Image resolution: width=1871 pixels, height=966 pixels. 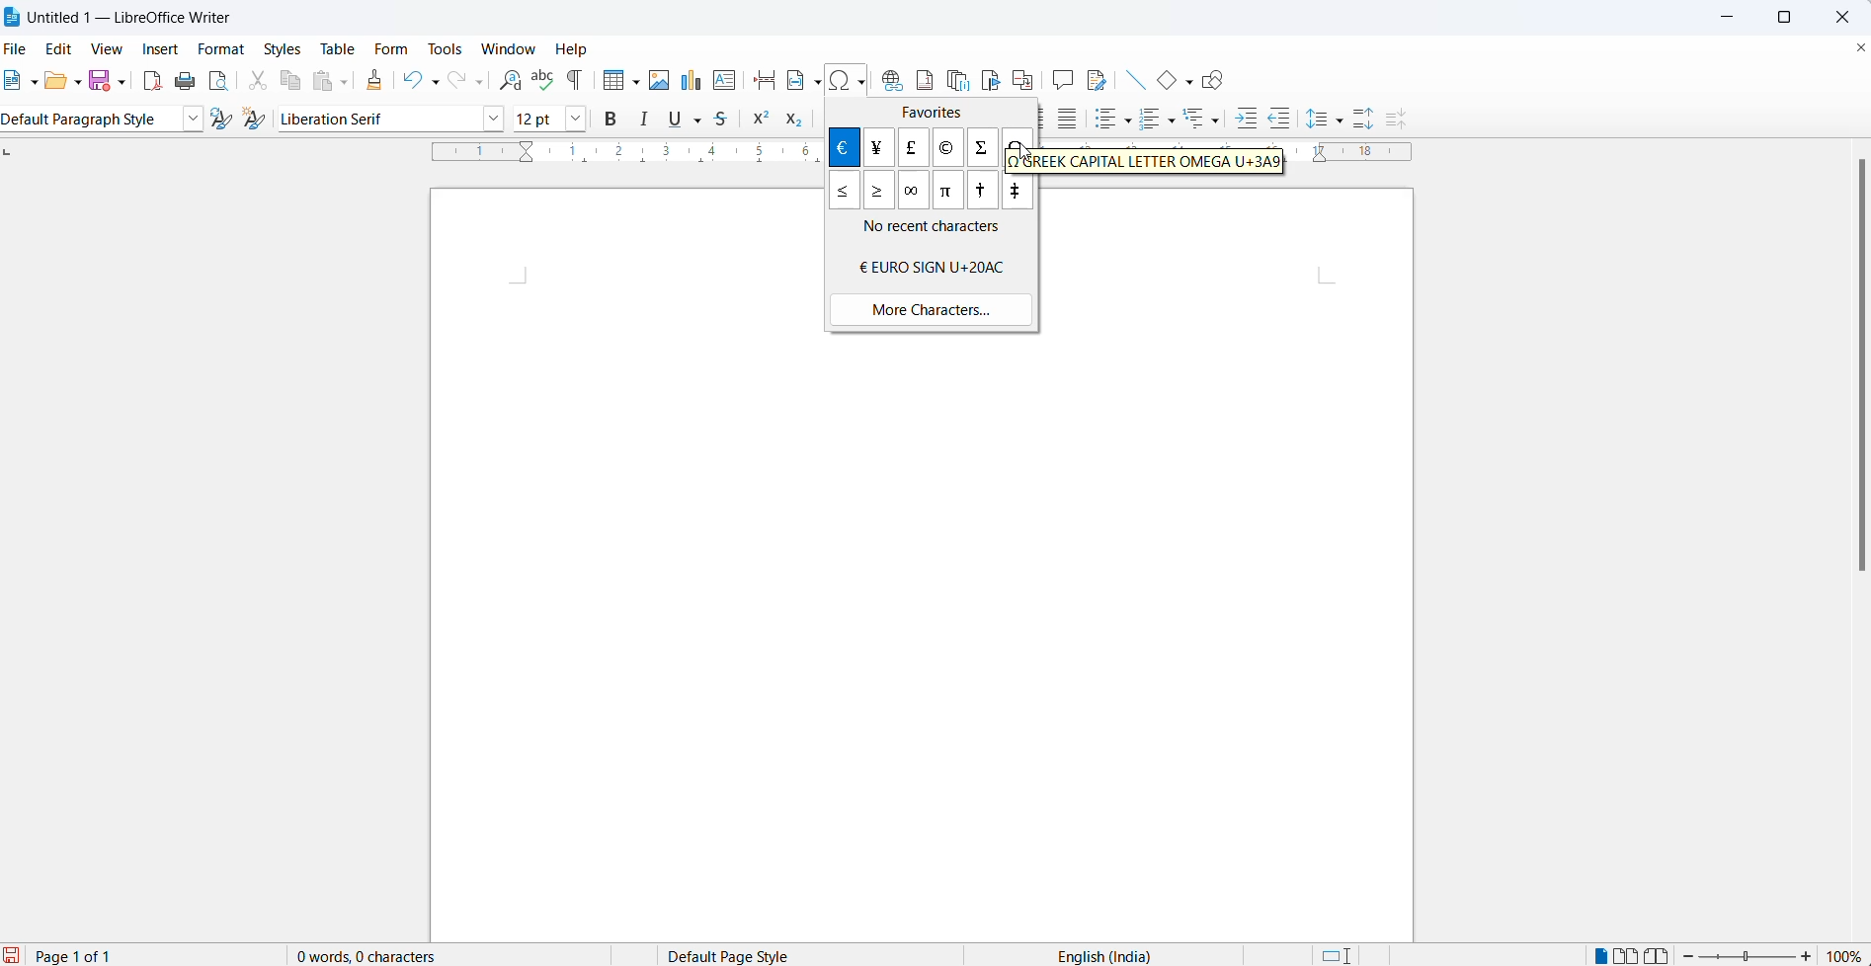 I want to click on open options, so click(x=80, y=83).